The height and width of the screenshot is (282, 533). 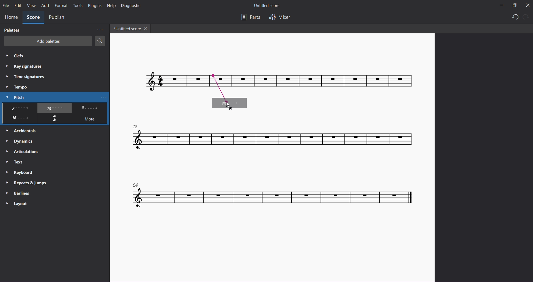 I want to click on score, so click(x=32, y=18).